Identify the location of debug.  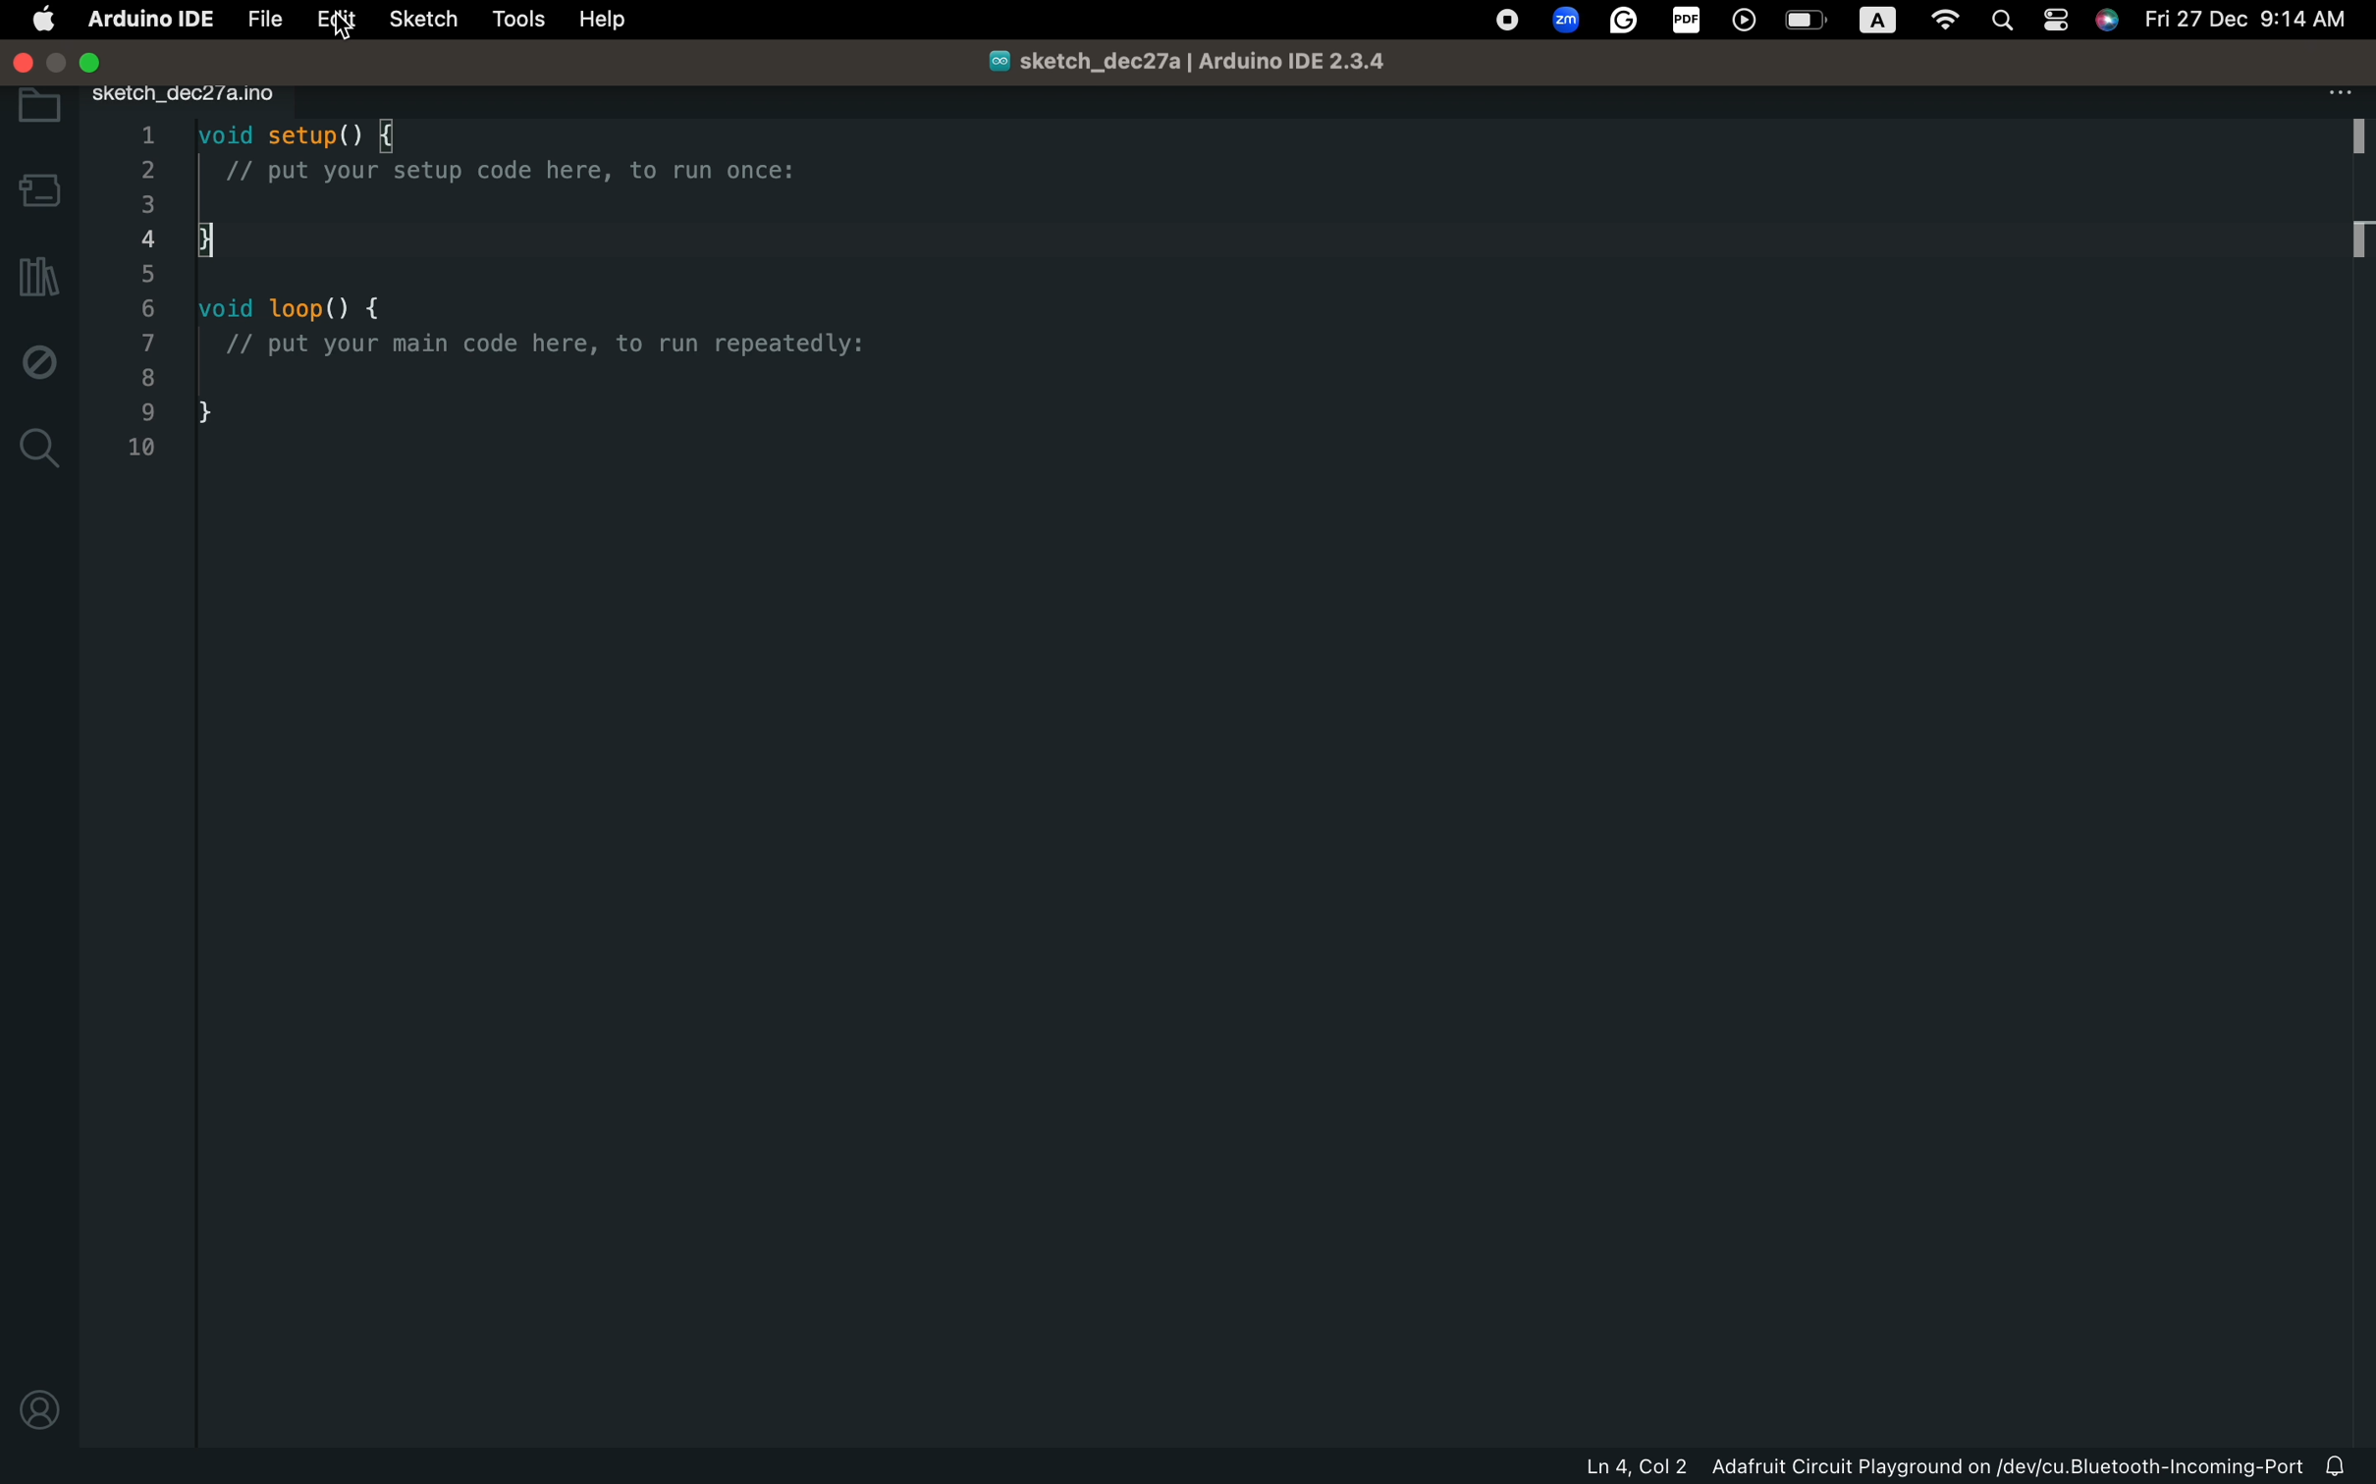
(39, 359).